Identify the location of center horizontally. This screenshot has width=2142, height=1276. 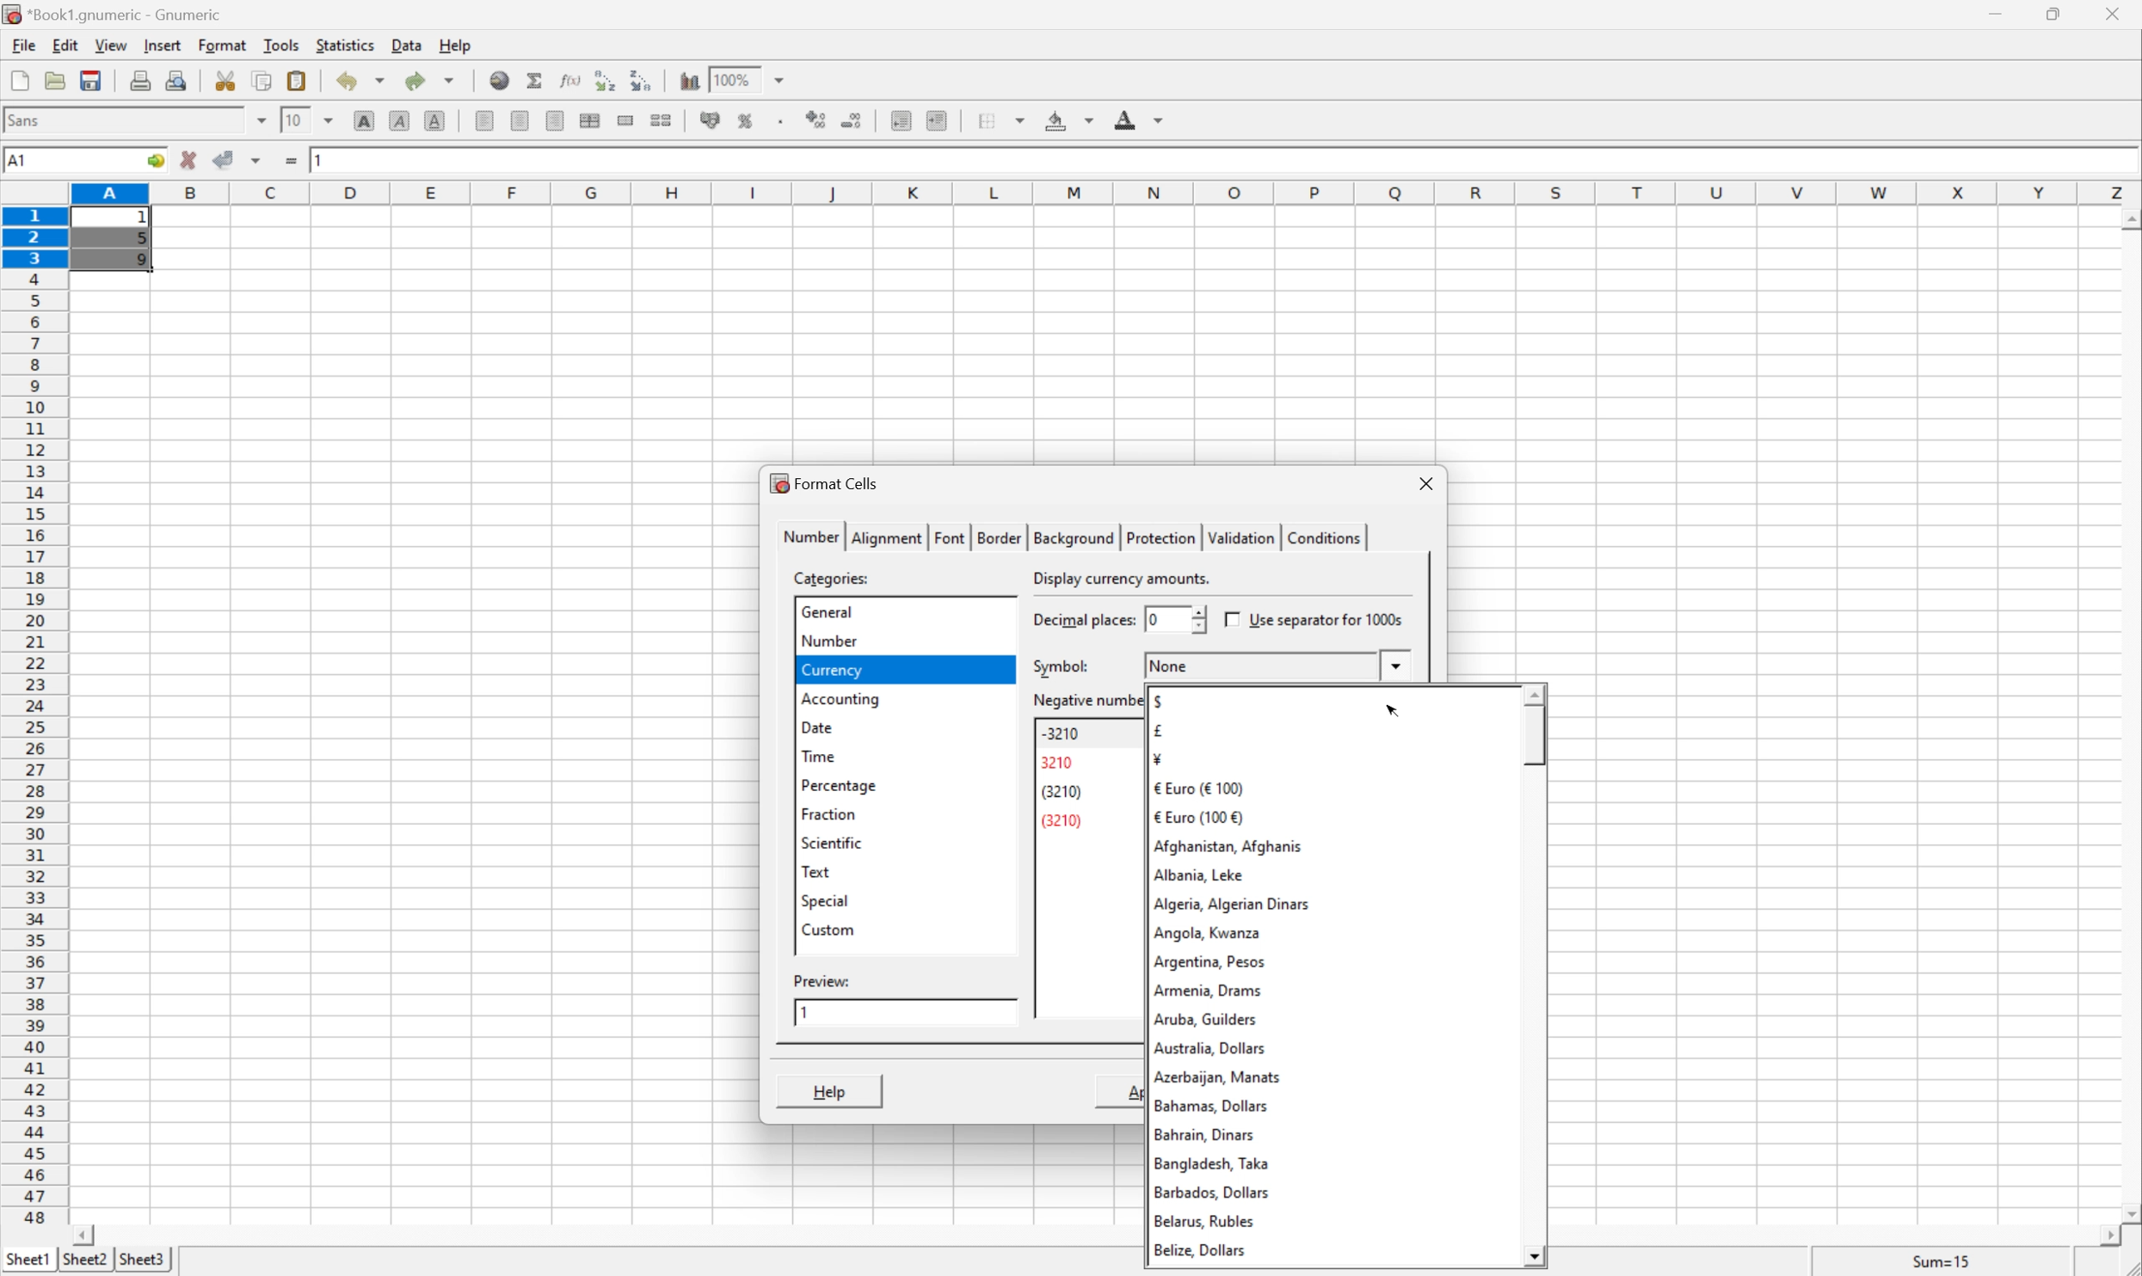
(592, 119).